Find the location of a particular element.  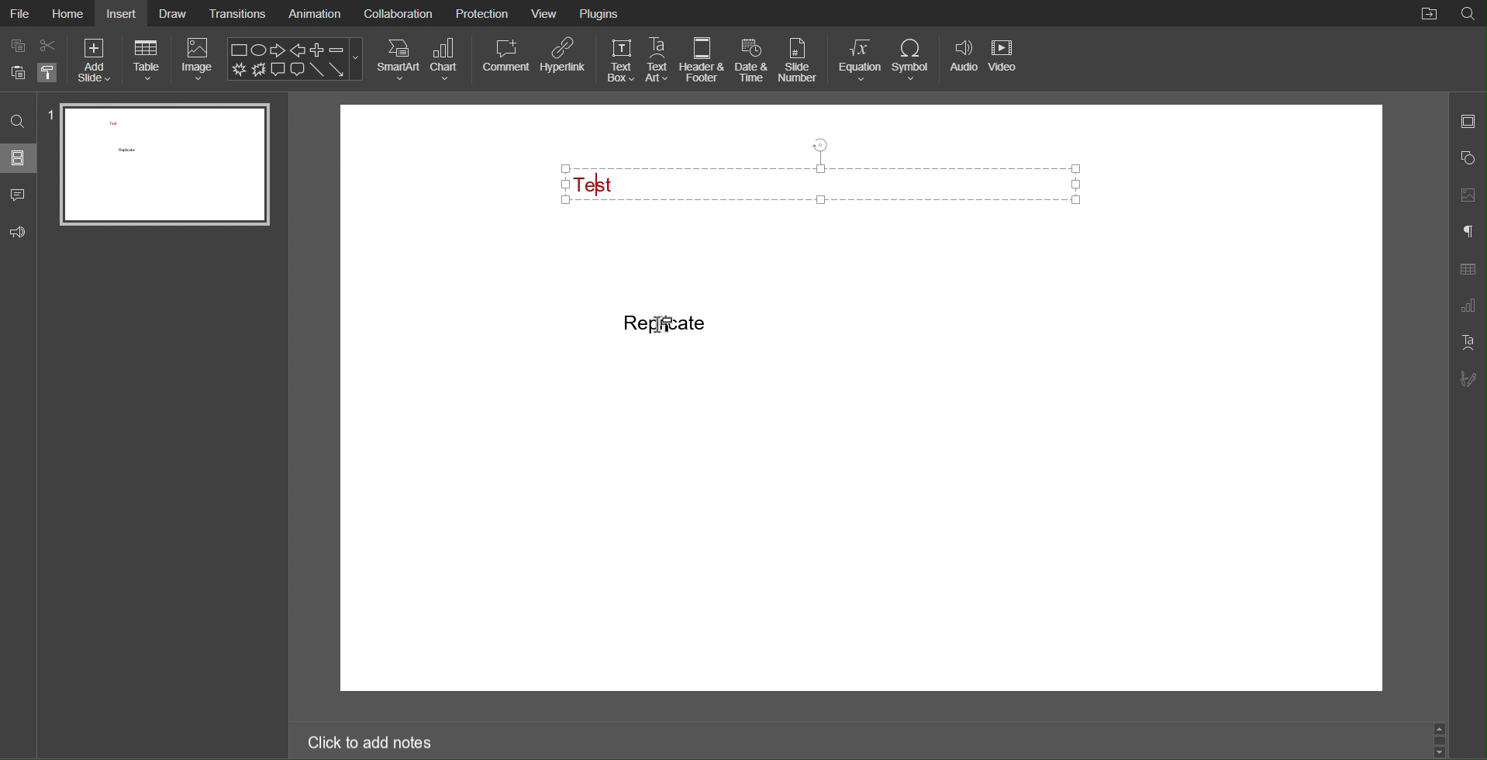

Feedback is located at coordinates (20, 233).